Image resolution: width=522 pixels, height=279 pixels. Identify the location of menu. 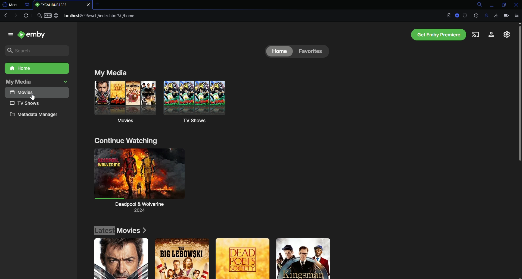
(8, 34).